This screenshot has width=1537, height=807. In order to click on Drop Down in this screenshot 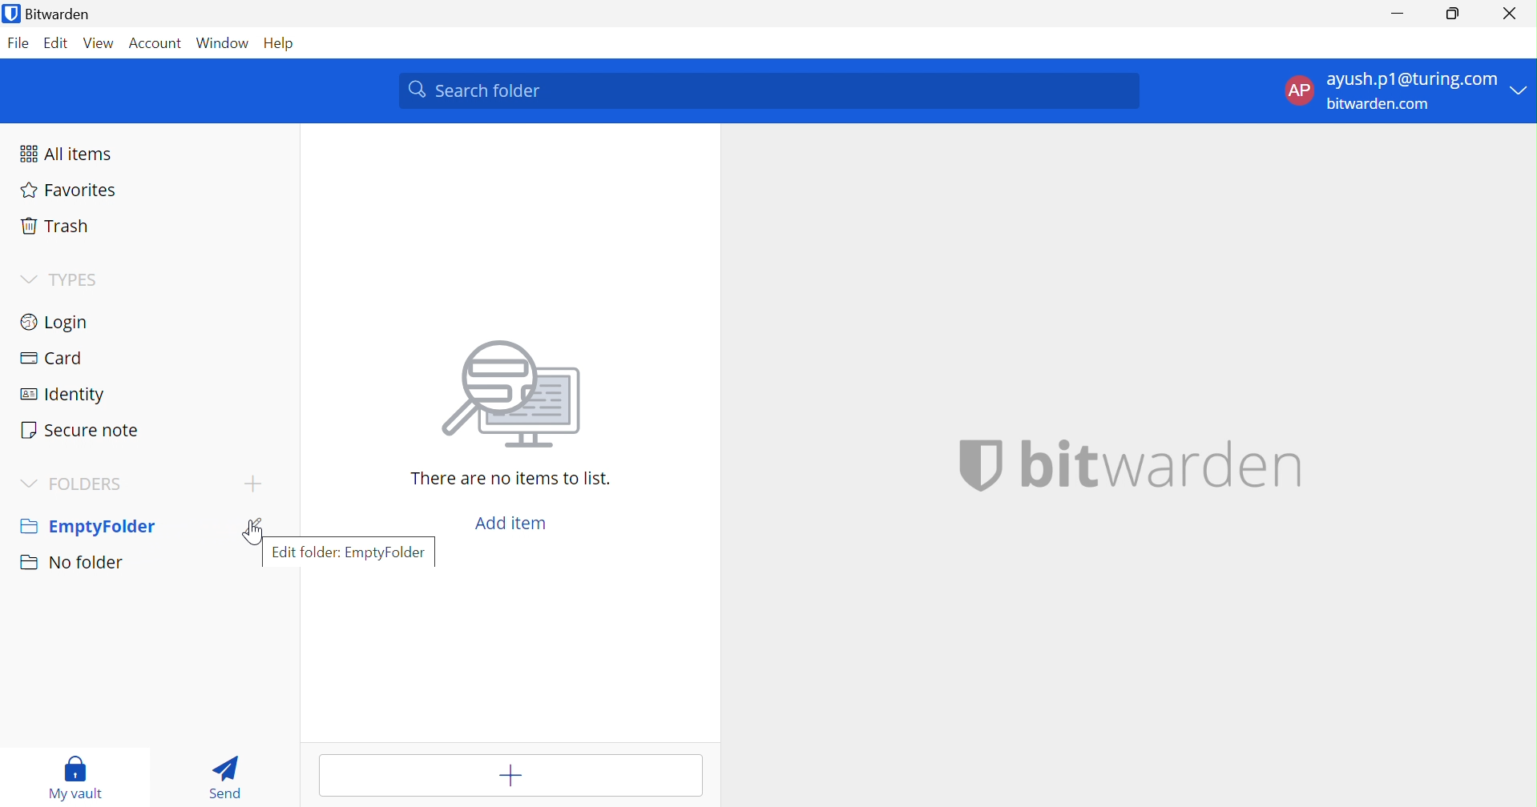, I will do `click(26, 278)`.